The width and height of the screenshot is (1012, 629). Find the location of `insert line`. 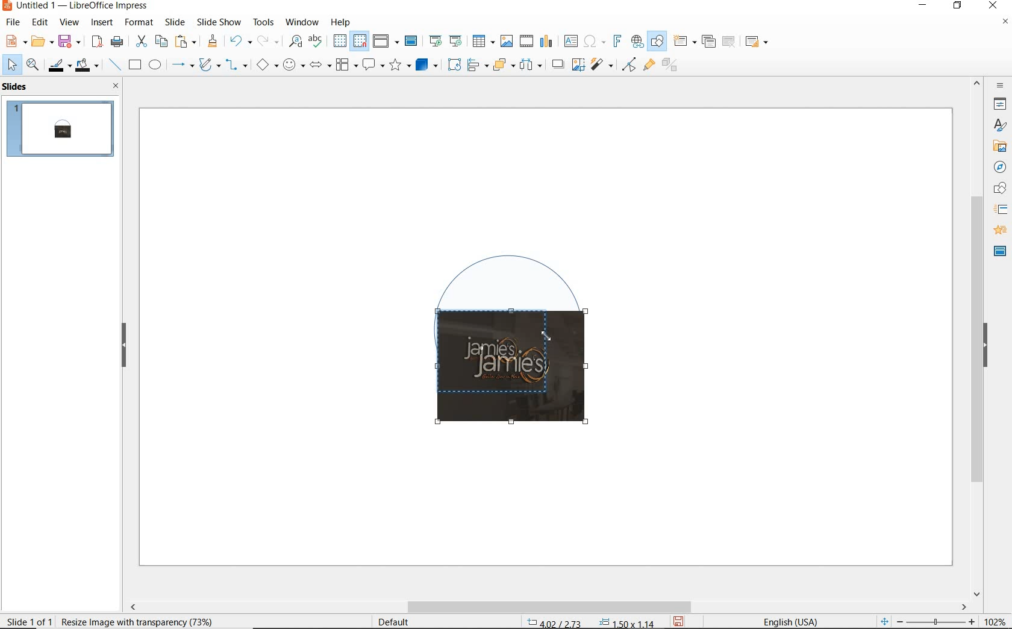

insert line is located at coordinates (114, 65).